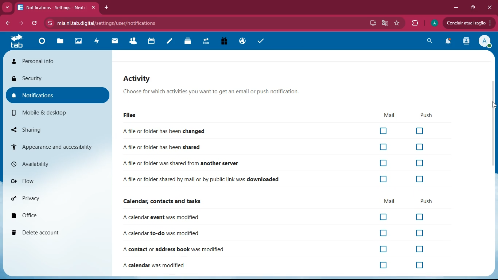 This screenshot has height=280, width=498. Describe the element at coordinates (421, 234) in the screenshot. I see `off` at that location.